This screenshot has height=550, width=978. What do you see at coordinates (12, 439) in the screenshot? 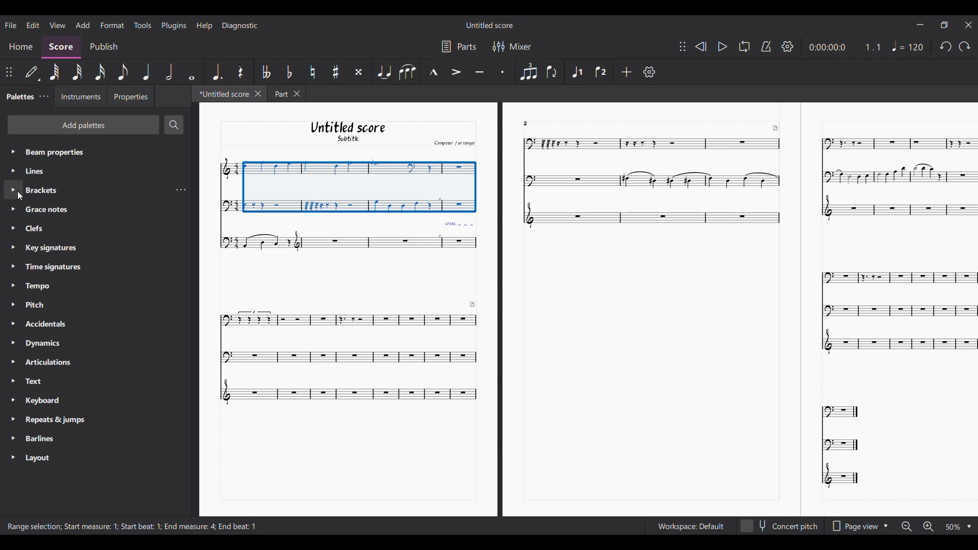
I see `` at bounding box center [12, 439].